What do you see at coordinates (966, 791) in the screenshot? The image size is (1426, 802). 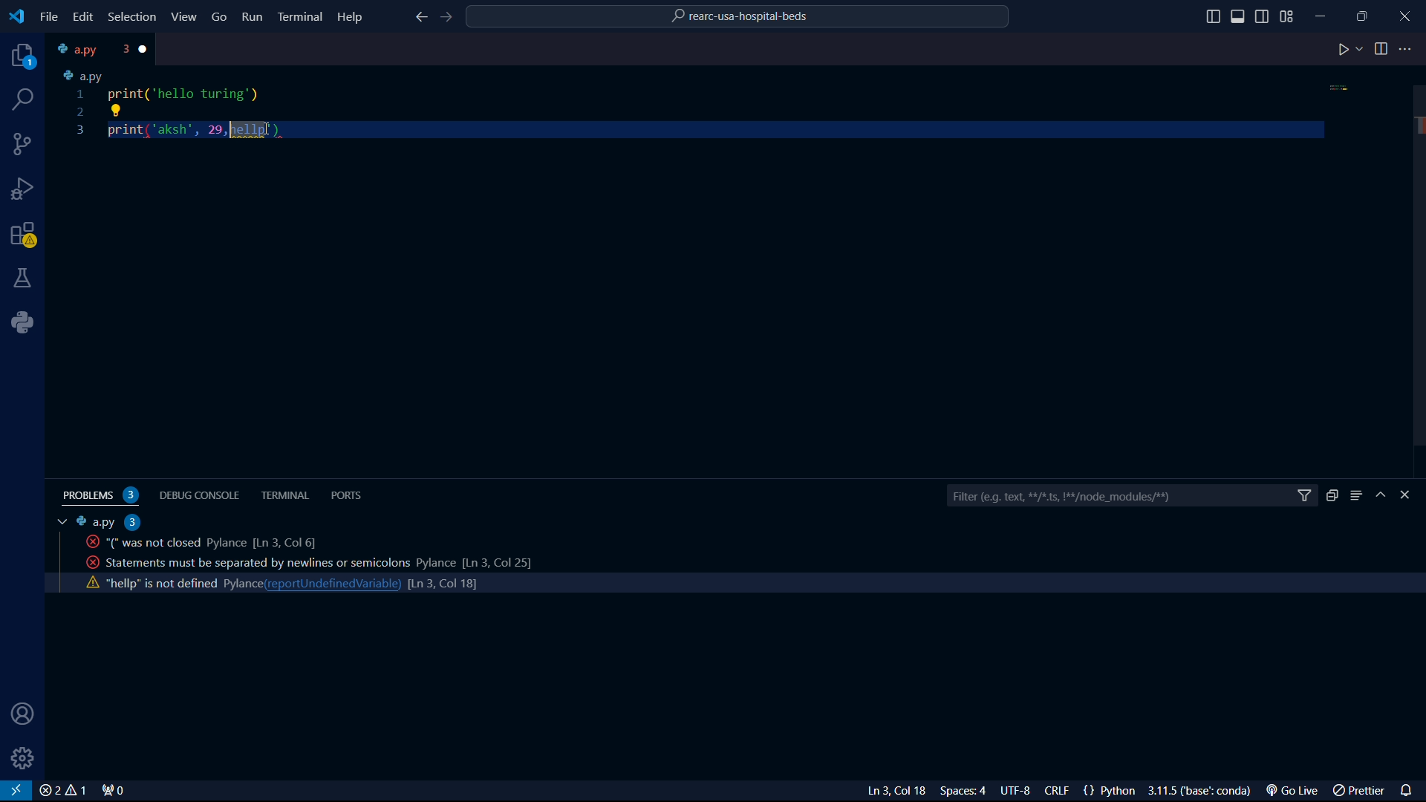 I see `Spaces: 4` at bounding box center [966, 791].